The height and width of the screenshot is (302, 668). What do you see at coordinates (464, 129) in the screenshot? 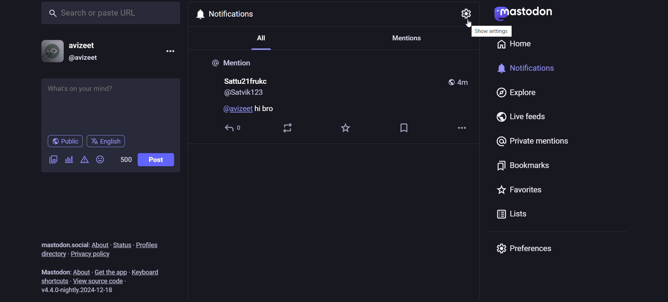
I see `more information` at bounding box center [464, 129].